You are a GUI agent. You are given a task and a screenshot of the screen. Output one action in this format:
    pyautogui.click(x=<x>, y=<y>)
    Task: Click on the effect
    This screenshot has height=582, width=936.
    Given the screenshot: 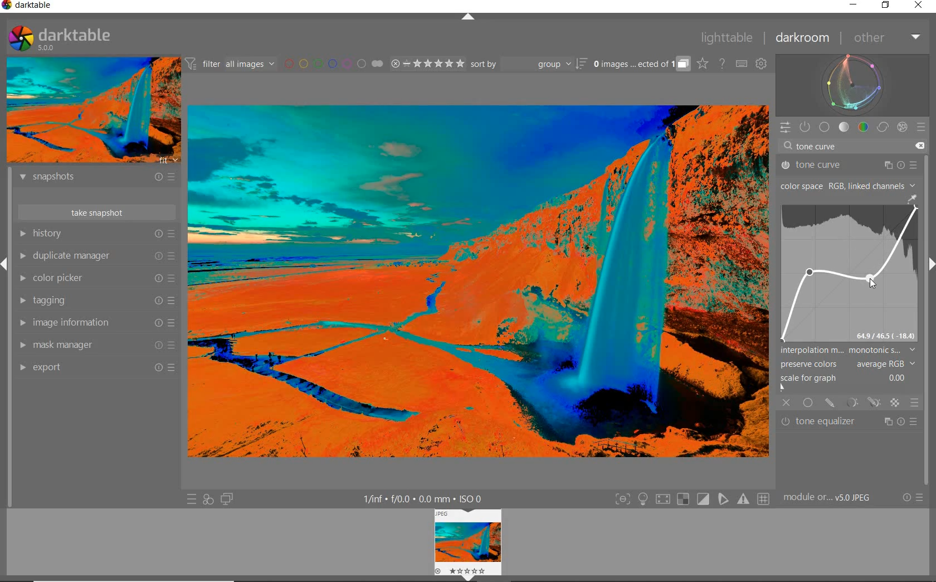 What is the action you would take?
    pyautogui.click(x=900, y=127)
    